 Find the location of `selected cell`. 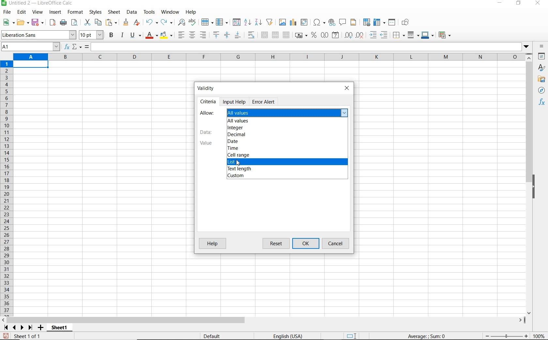

selected cell is located at coordinates (31, 65).